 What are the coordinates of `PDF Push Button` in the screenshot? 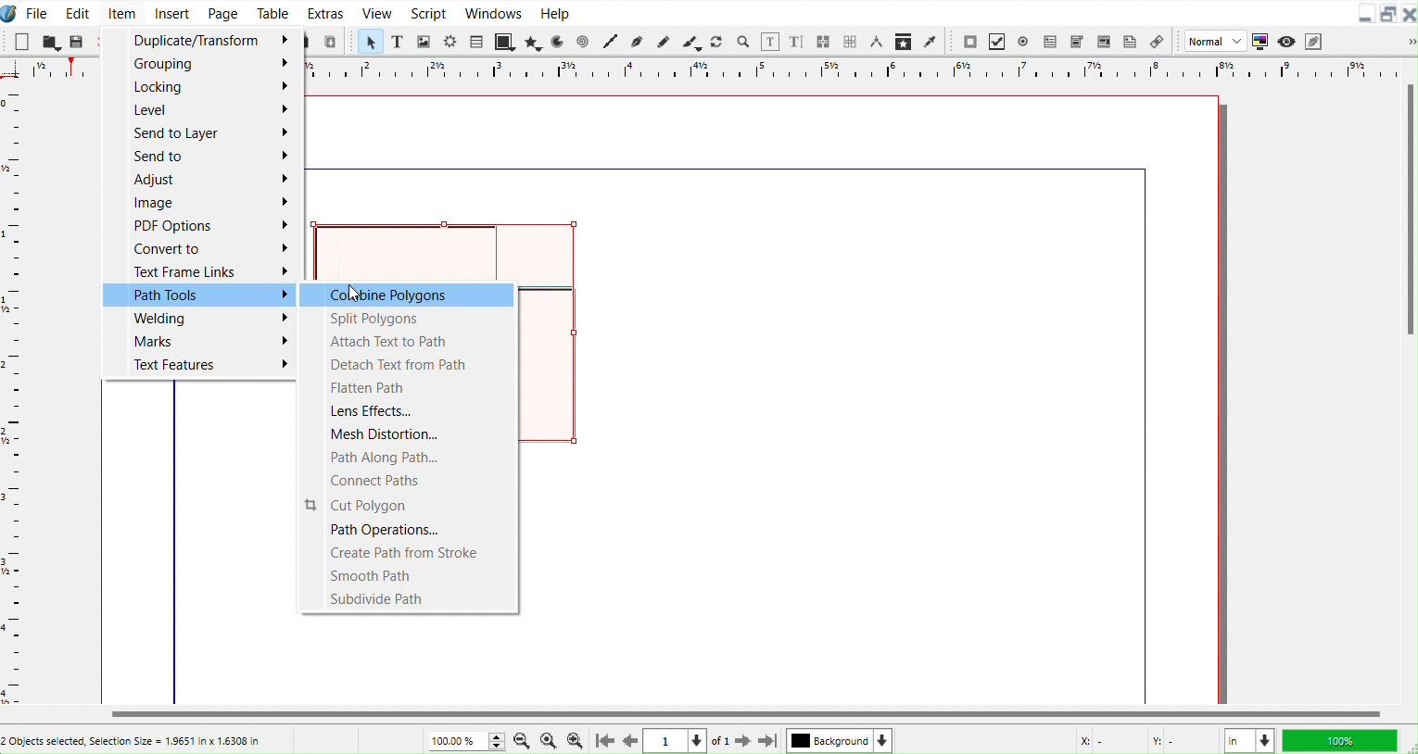 It's located at (969, 42).